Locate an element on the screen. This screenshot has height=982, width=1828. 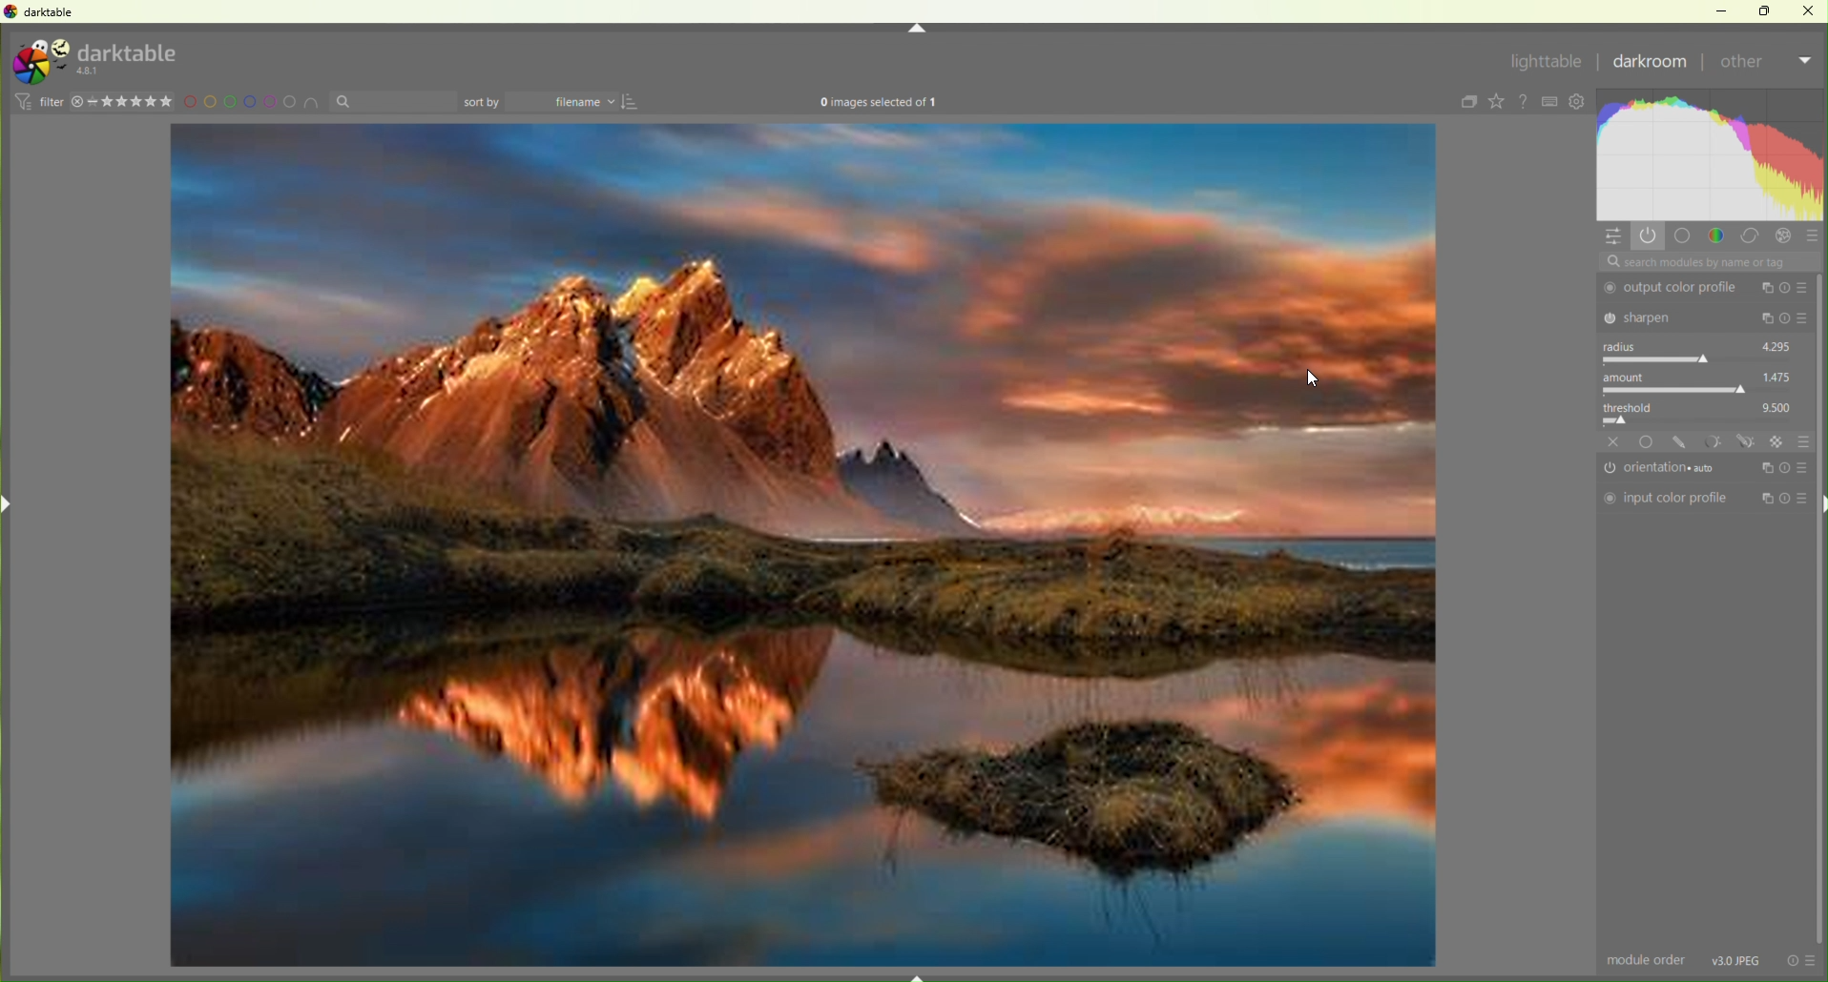
module order is located at coordinates (1648, 961).